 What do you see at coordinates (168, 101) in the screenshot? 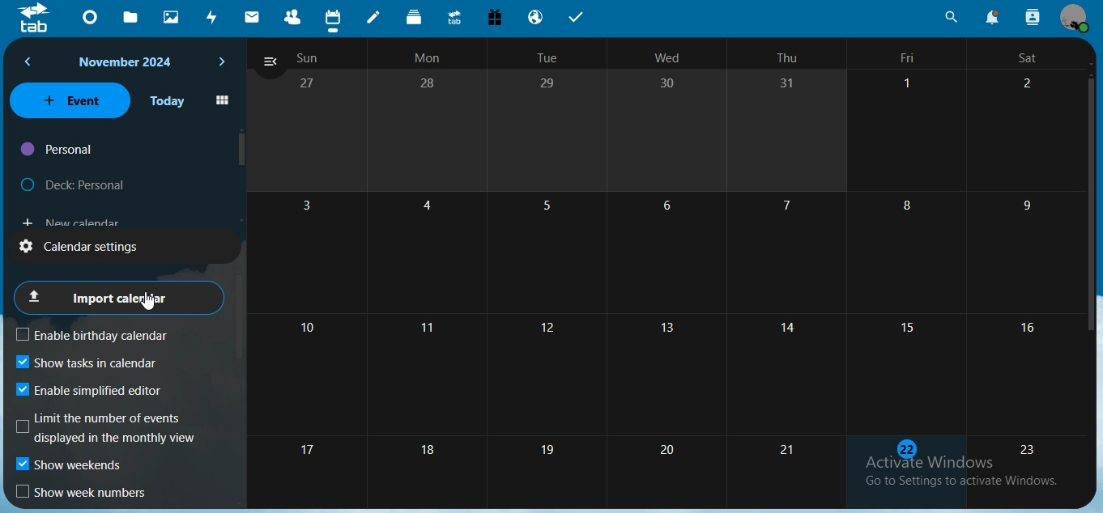
I see `today` at bounding box center [168, 101].